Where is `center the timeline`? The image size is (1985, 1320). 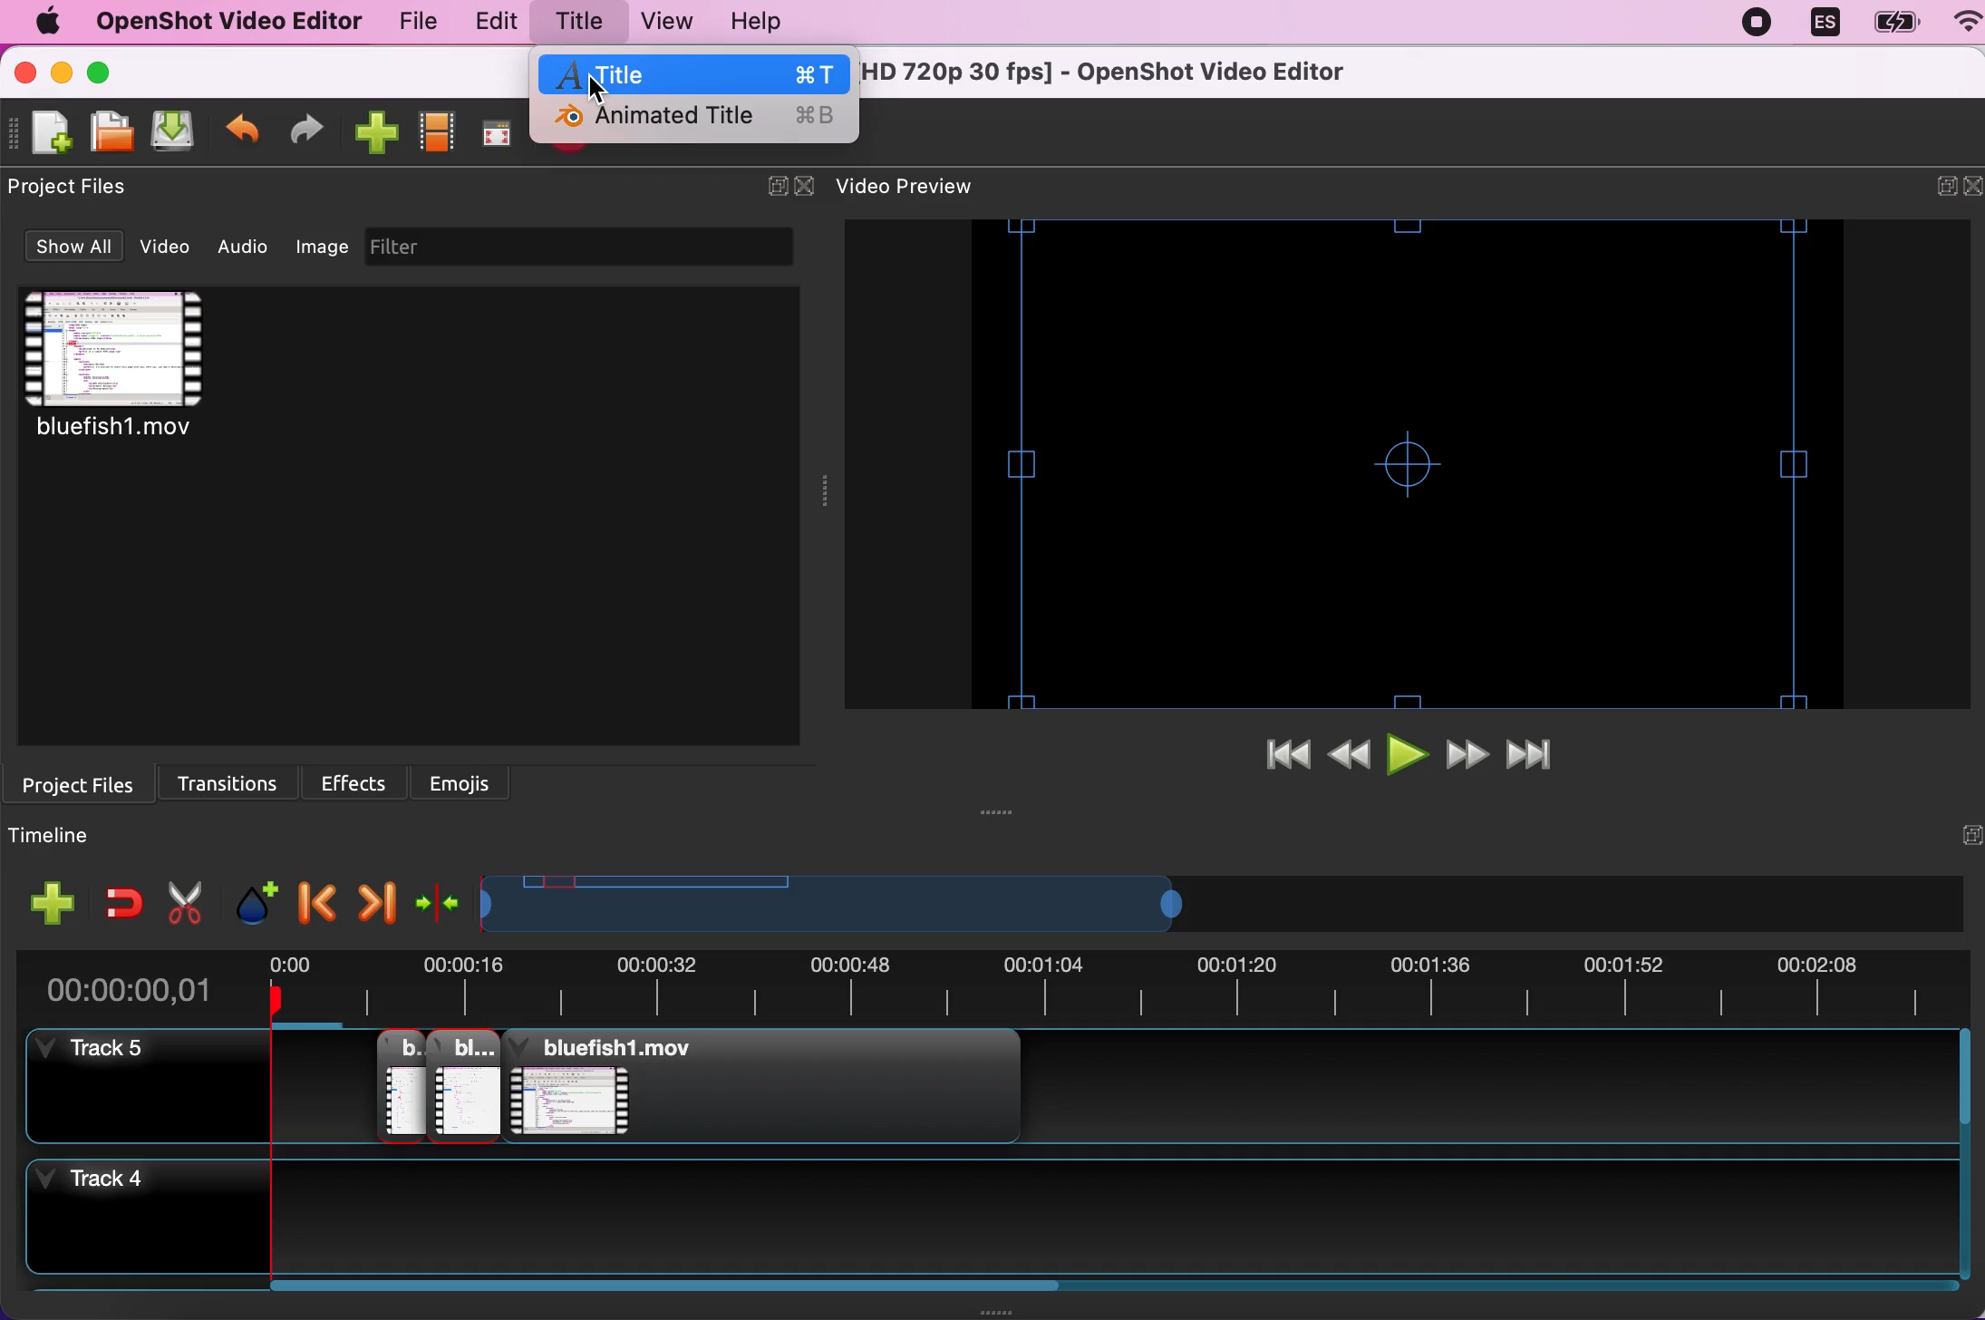
center the timeline is located at coordinates (440, 900).